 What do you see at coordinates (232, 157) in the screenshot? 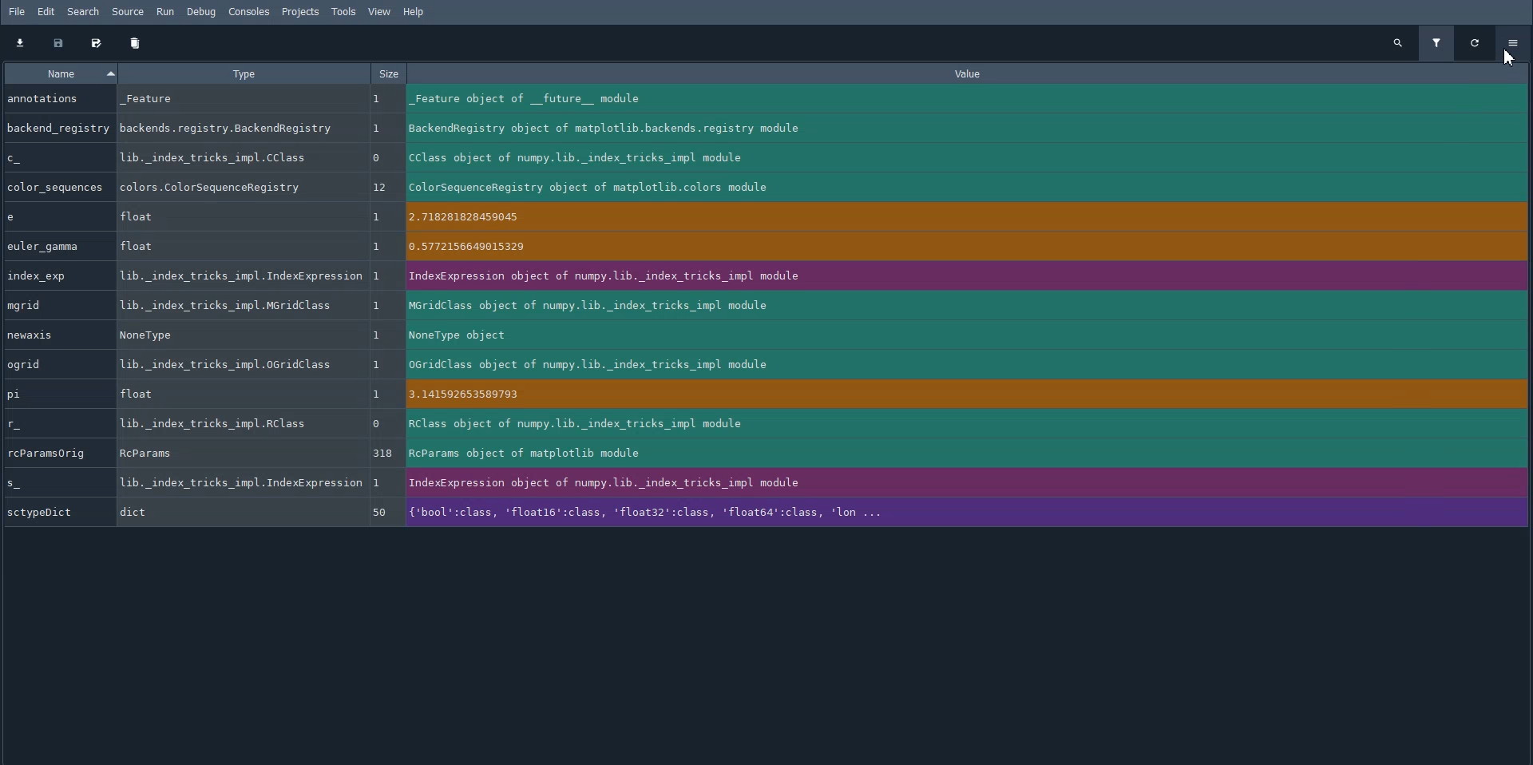
I see `type vallue` at bounding box center [232, 157].